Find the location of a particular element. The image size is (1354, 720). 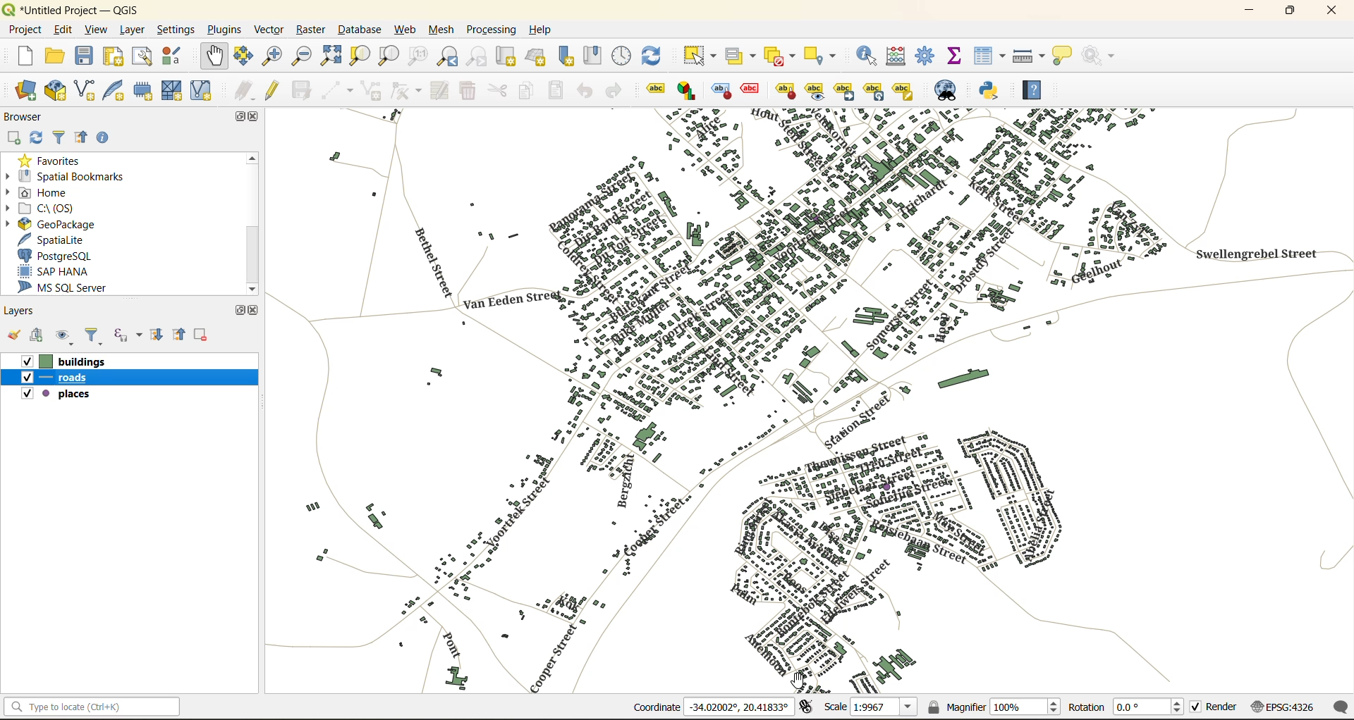

raster is located at coordinates (312, 32).